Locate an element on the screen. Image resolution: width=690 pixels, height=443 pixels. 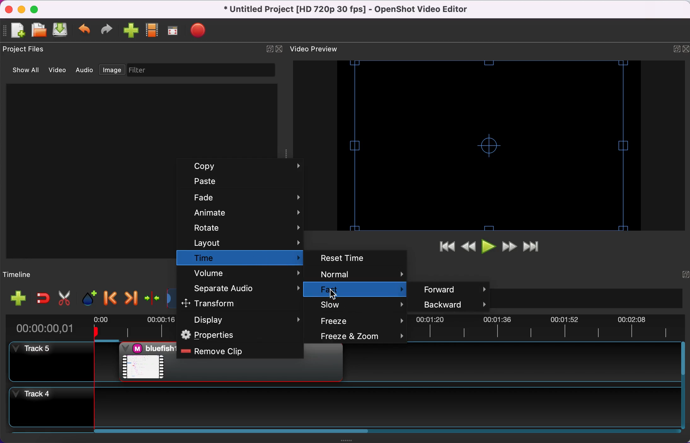
redo is located at coordinates (109, 31).